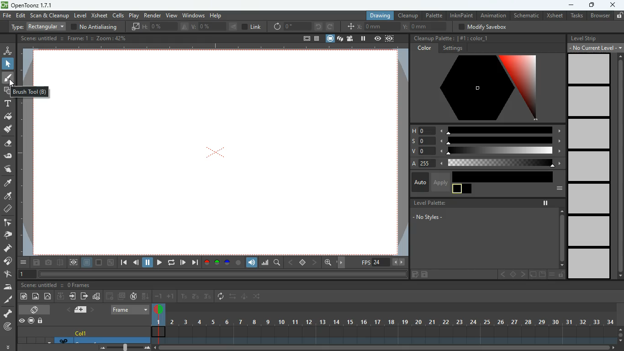  What do you see at coordinates (589, 69) in the screenshot?
I see `level` at bounding box center [589, 69].